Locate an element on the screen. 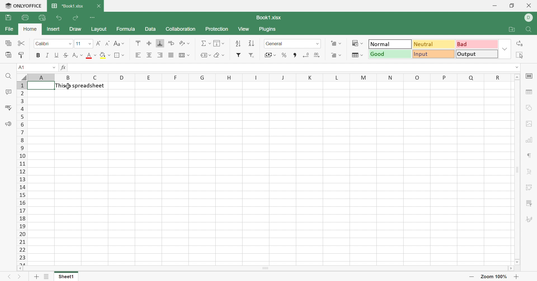 Image resolution: width=537 pixels, height=281 pixels. A1 is located at coordinates (22, 67).